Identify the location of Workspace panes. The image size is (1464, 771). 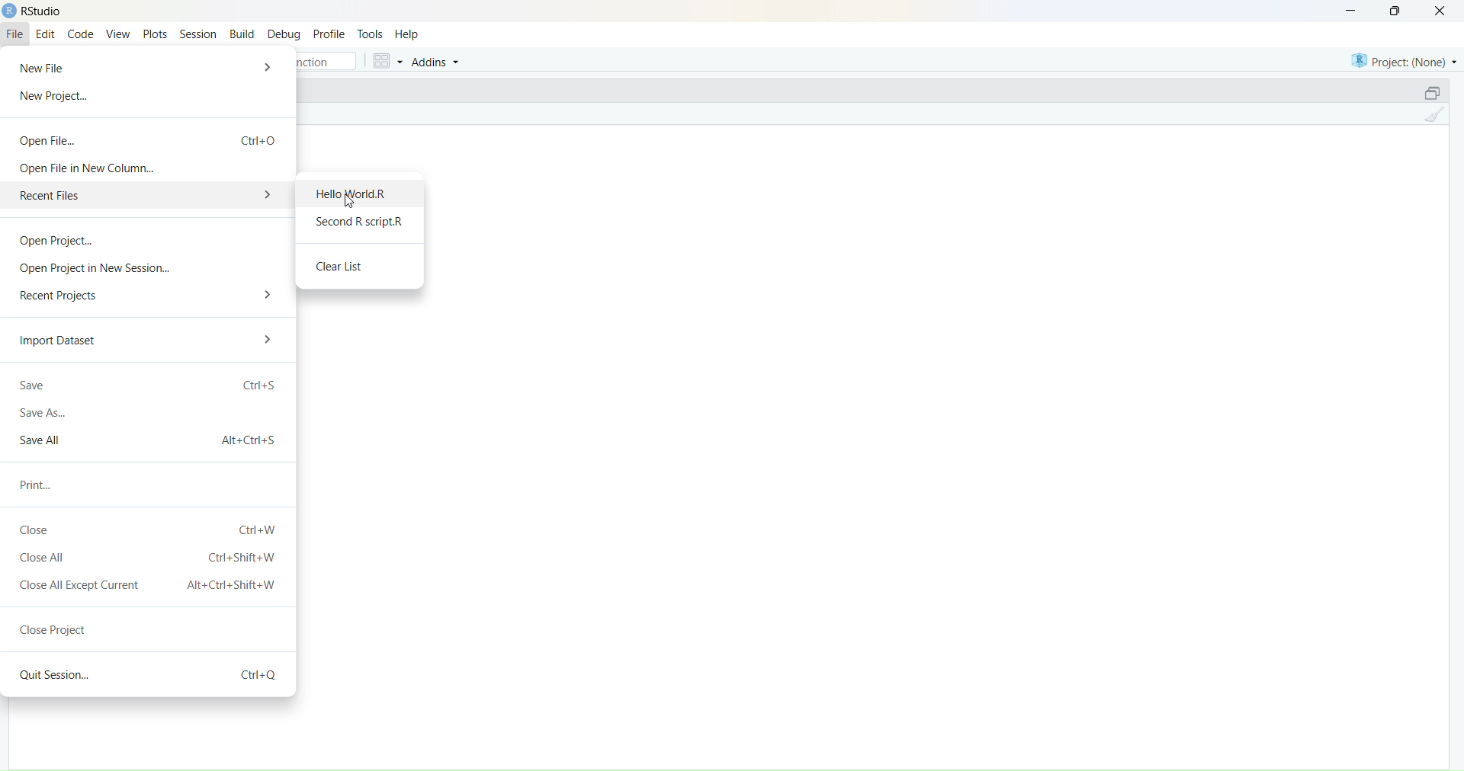
(386, 60).